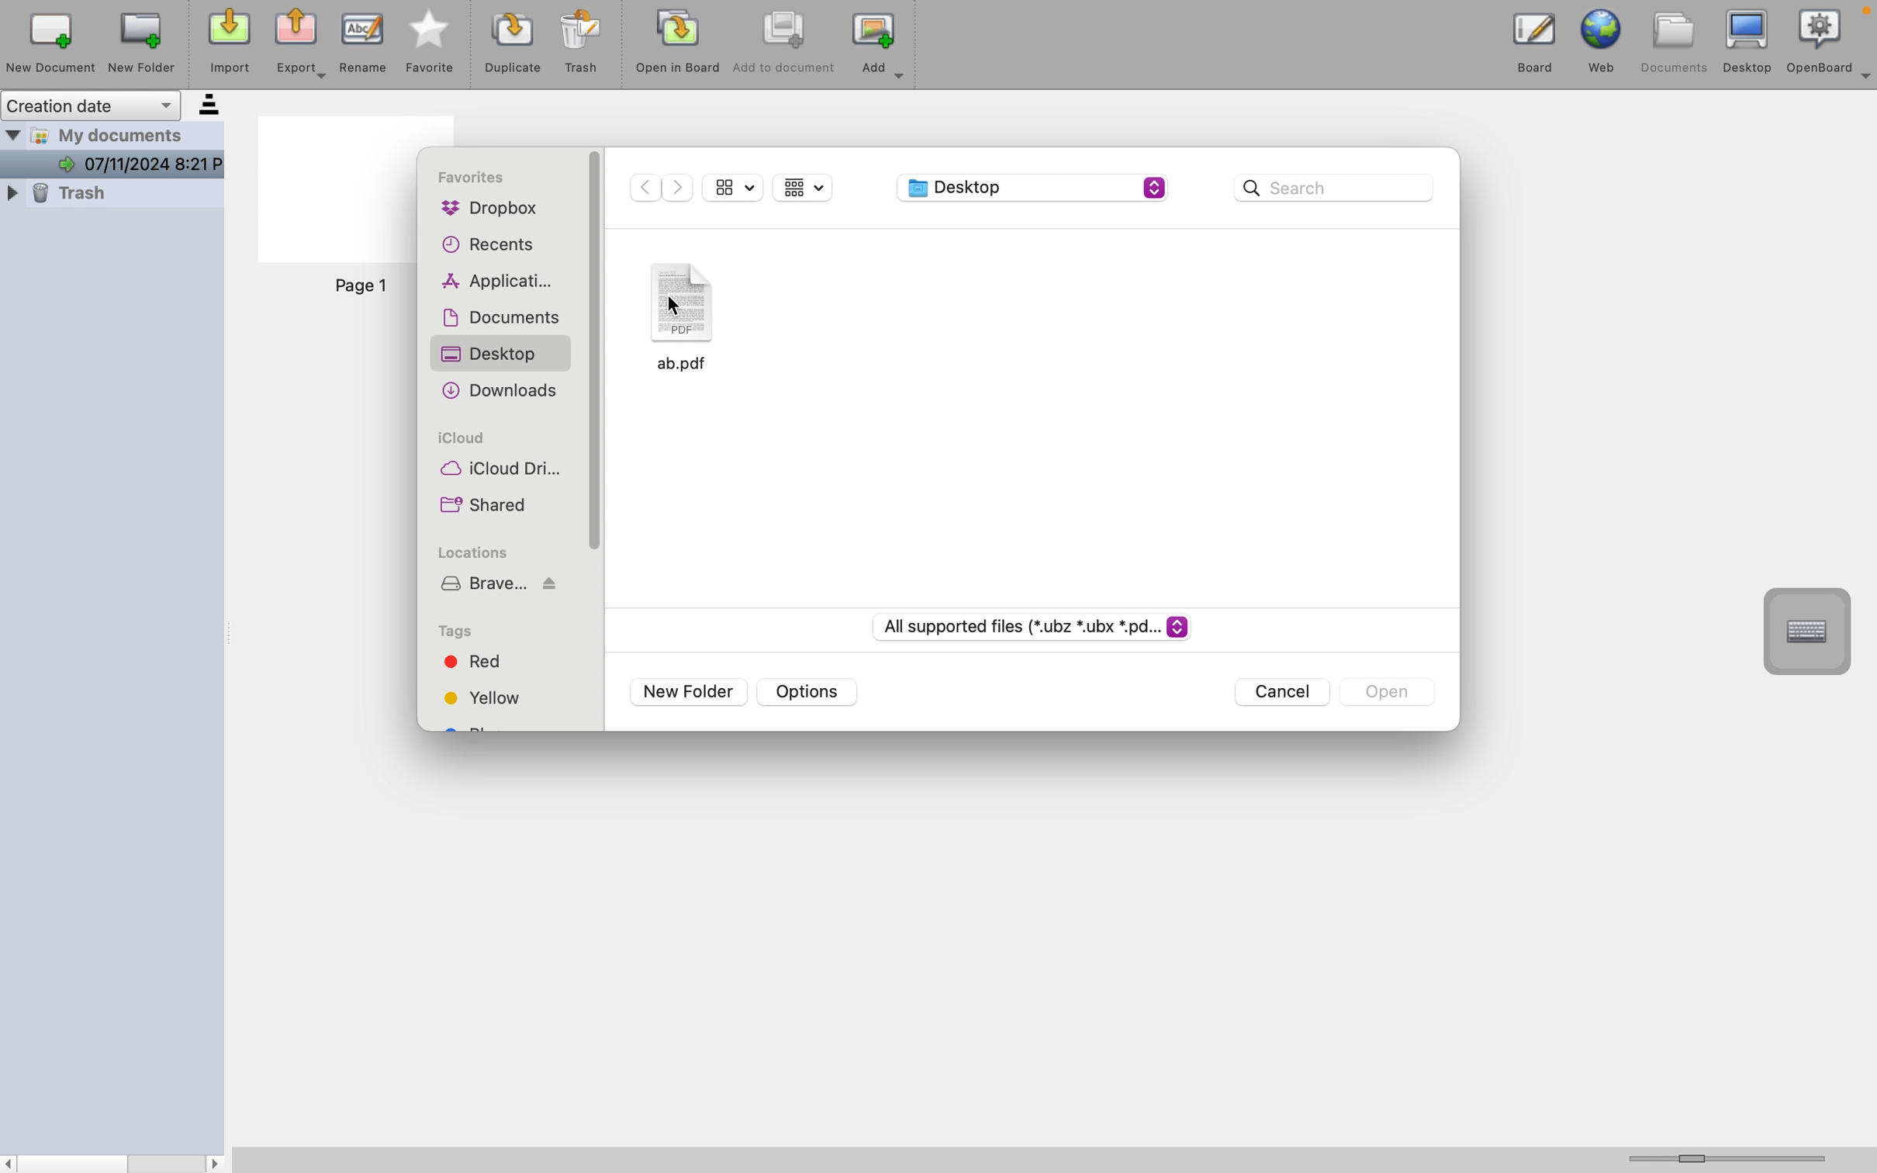  What do you see at coordinates (431, 45) in the screenshot?
I see `favourite` at bounding box center [431, 45].